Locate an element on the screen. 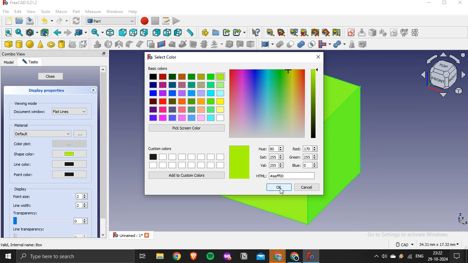 The height and width of the screenshot is (263, 468). shape builder is located at coordinates (83, 44).